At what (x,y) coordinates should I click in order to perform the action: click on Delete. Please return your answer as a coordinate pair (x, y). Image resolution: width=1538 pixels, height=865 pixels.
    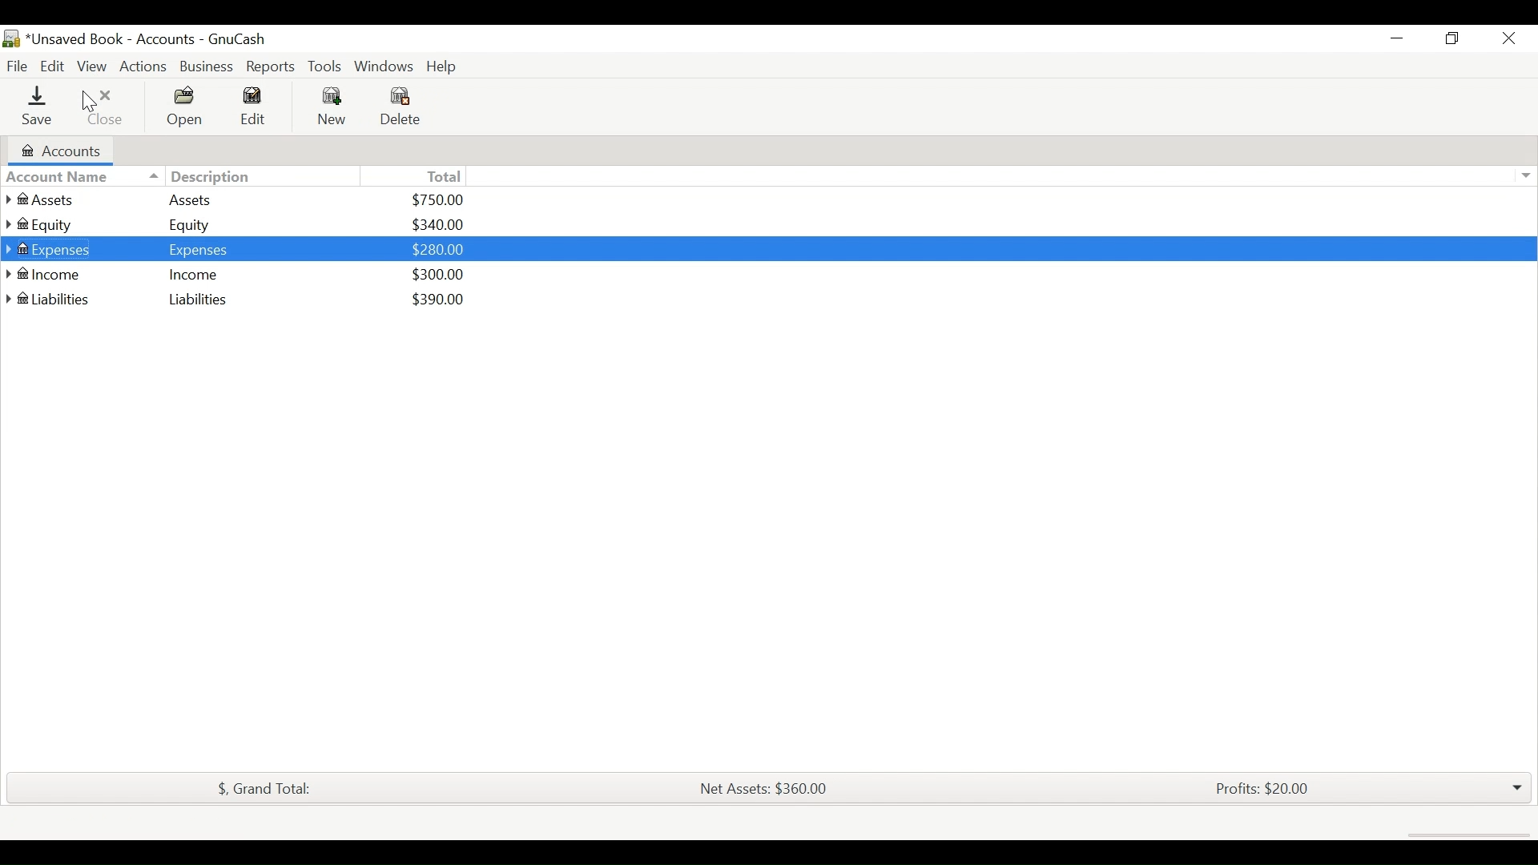
    Looking at the image, I should click on (400, 107).